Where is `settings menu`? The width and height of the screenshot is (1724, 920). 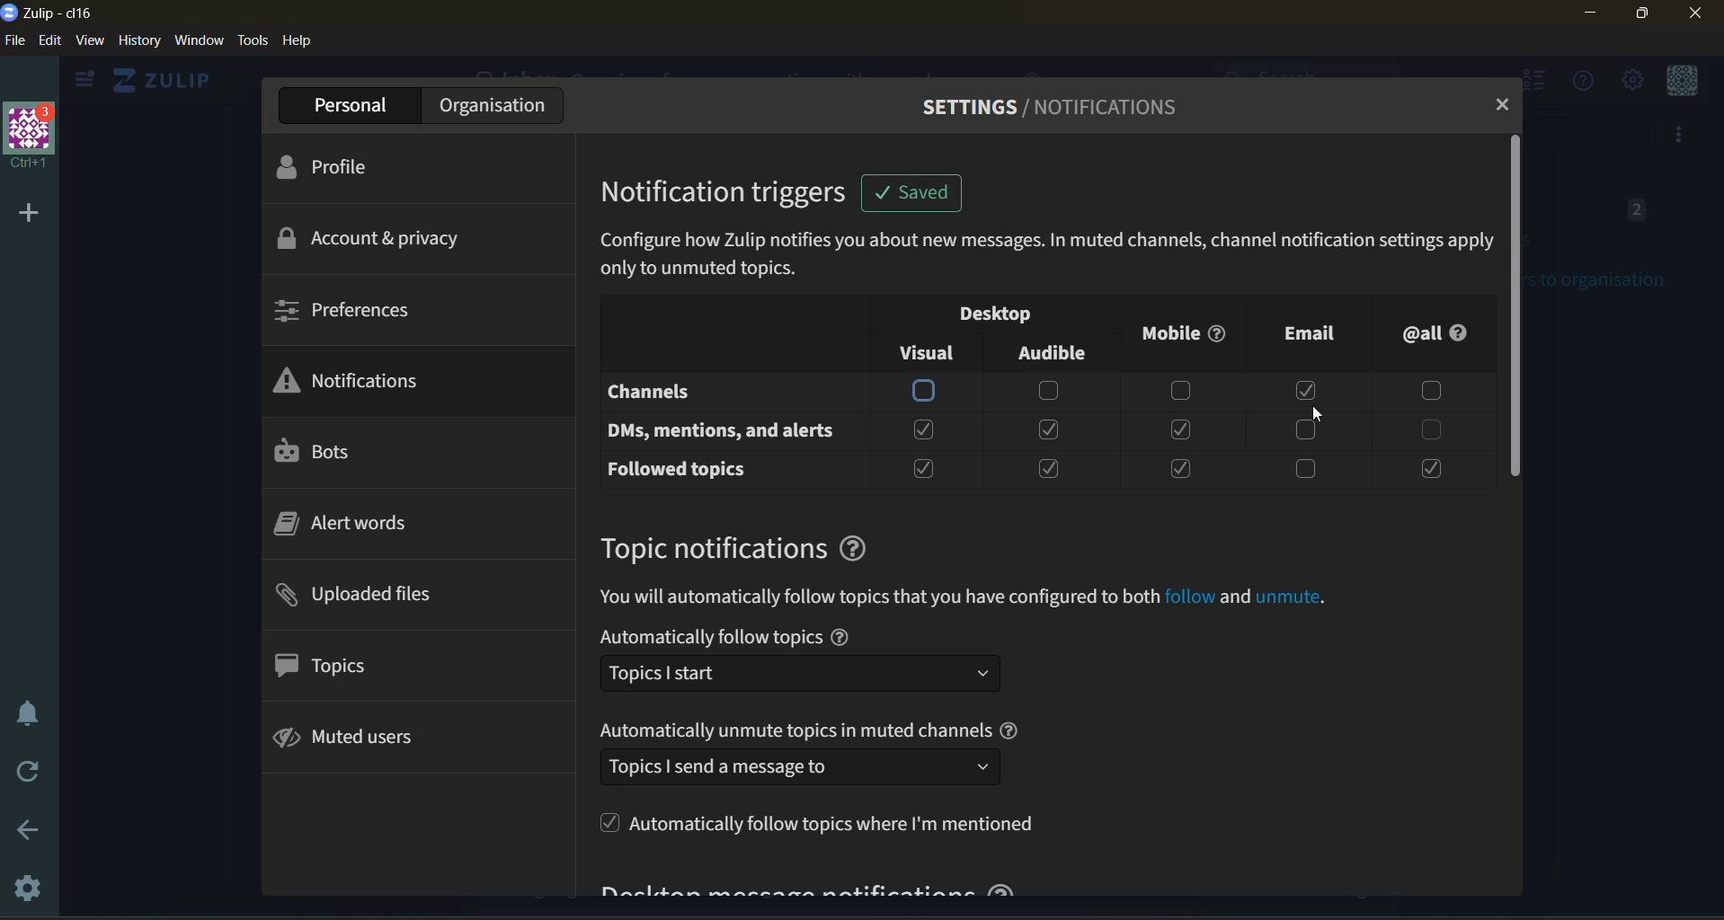 settings menu is located at coordinates (1631, 80).